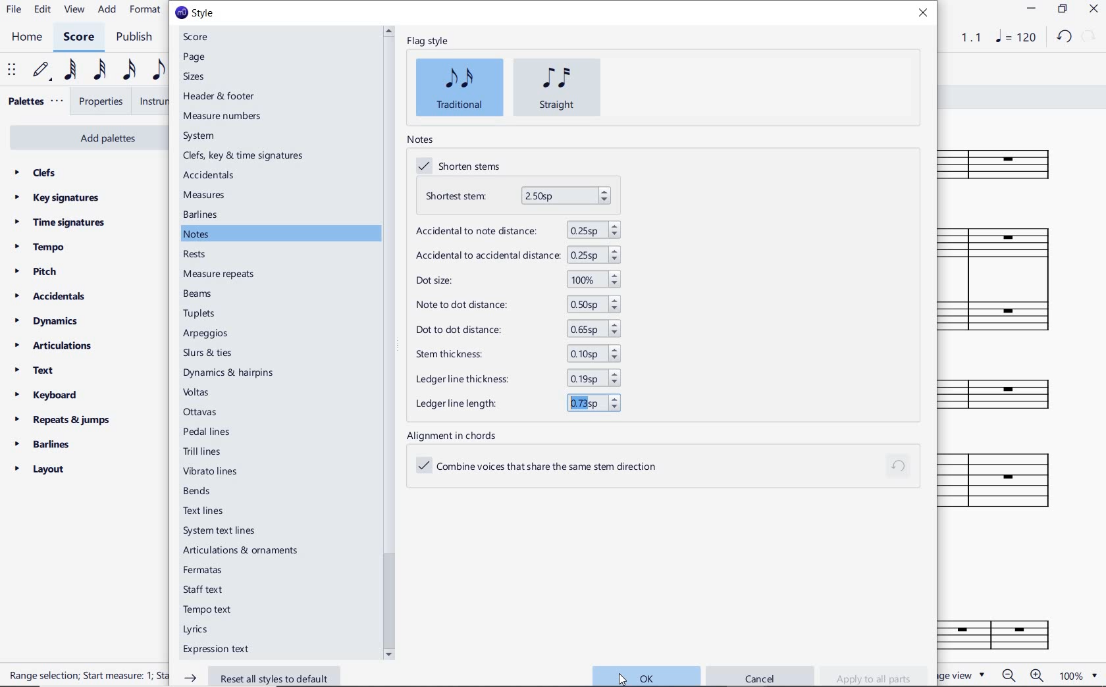 The height and width of the screenshot is (687, 1106). What do you see at coordinates (41, 444) in the screenshot?
I see `barlines` at bounding box center [41, 444].